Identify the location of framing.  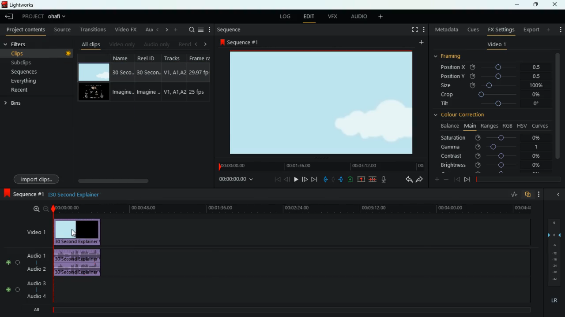
(453, 57).